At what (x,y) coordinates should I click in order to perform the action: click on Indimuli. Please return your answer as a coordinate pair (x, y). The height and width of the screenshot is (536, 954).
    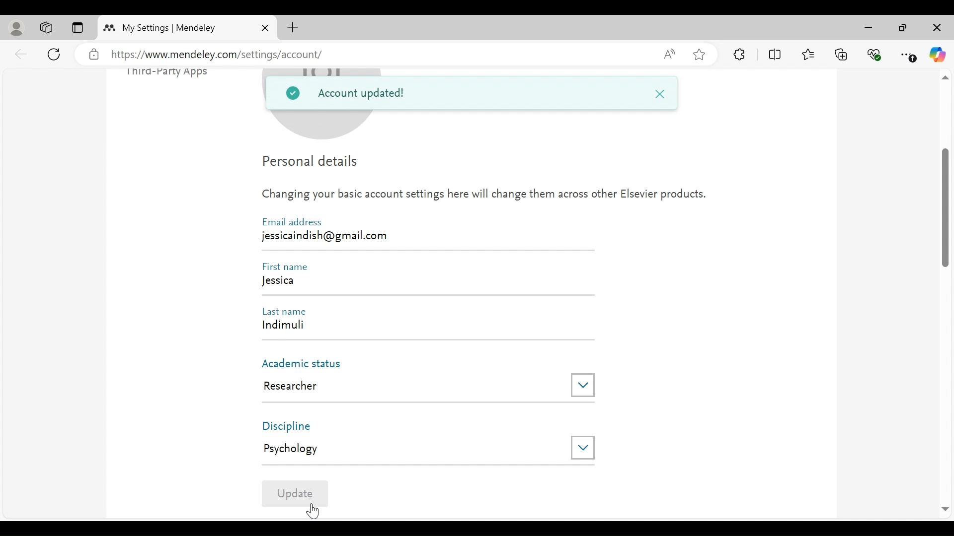
    Looking at the image, I should click on (421, 327).